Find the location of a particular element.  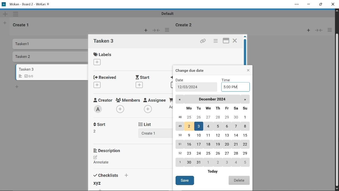

Wekan - Board 2 -WeKan is located at coordinates (26, 4).